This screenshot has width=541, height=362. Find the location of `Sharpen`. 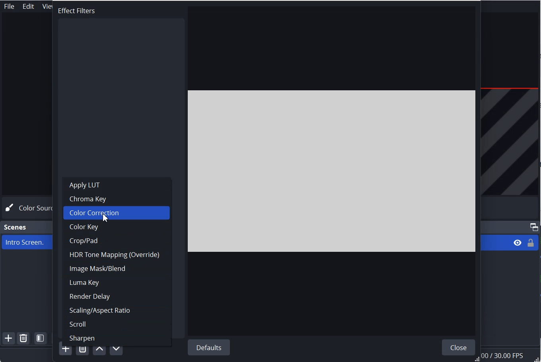

Sharpen is located at coordinates (116, 337).